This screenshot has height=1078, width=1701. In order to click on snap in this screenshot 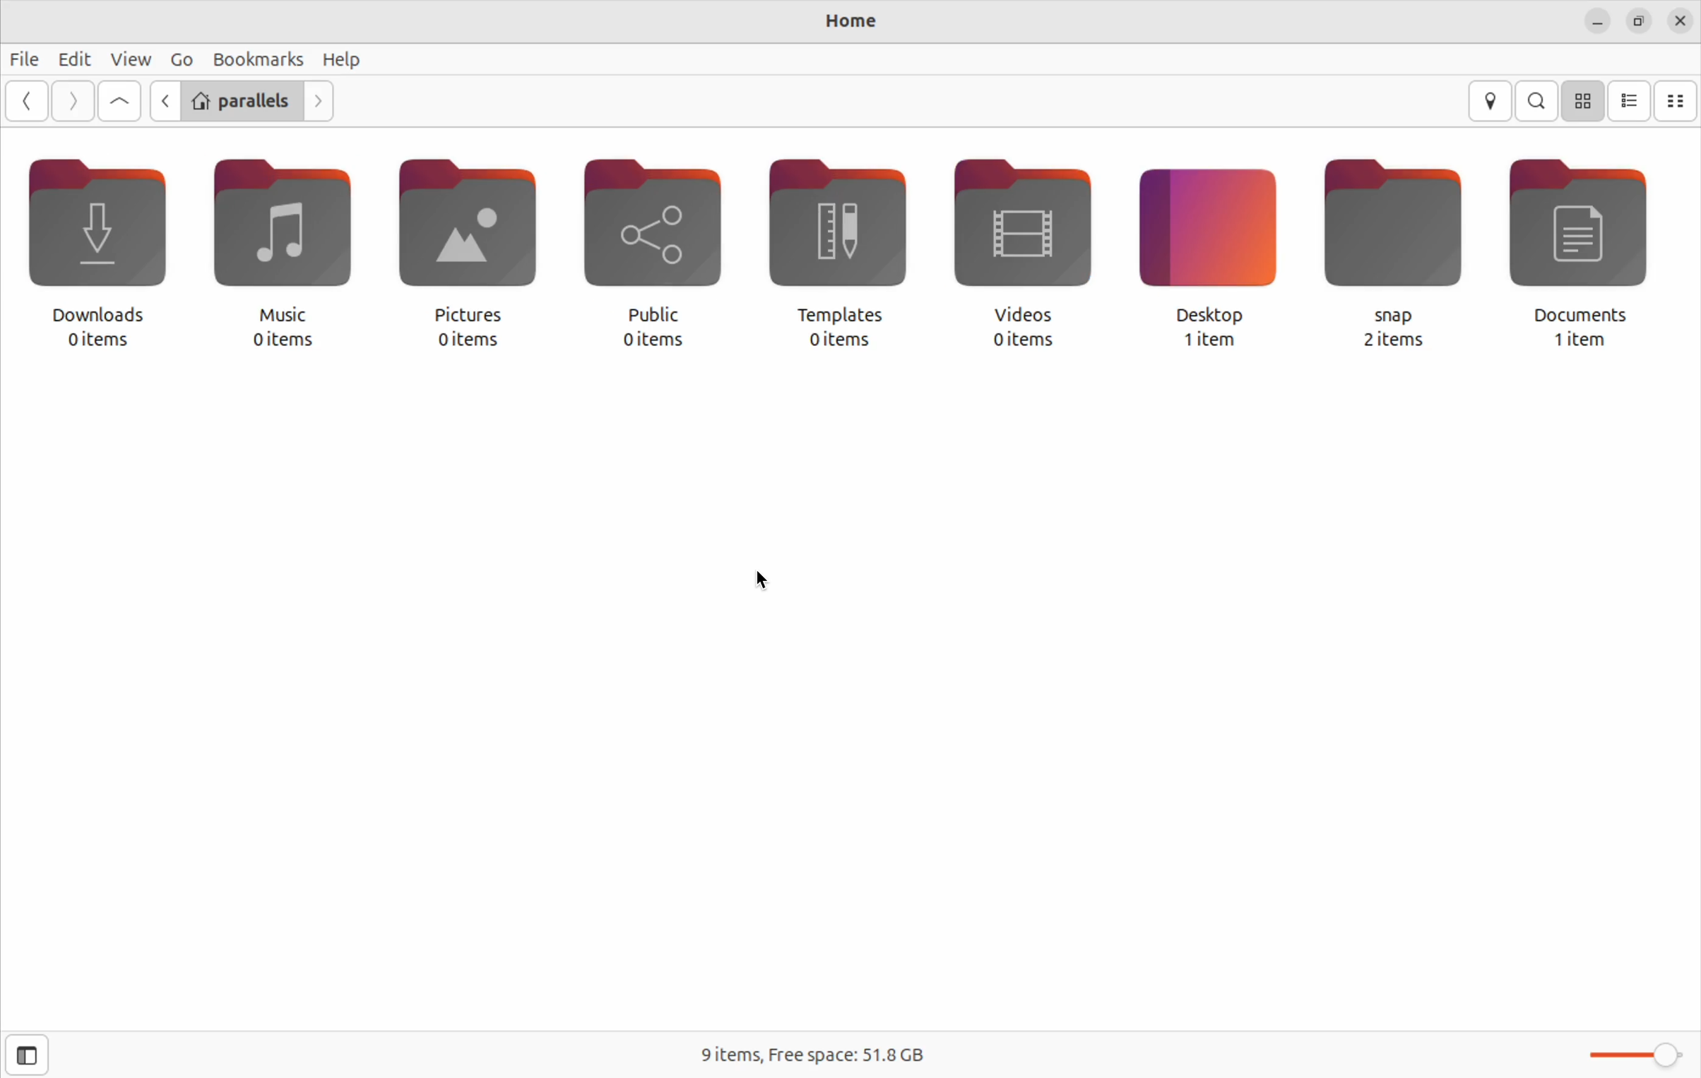, I will do `click(1401, 254)`.